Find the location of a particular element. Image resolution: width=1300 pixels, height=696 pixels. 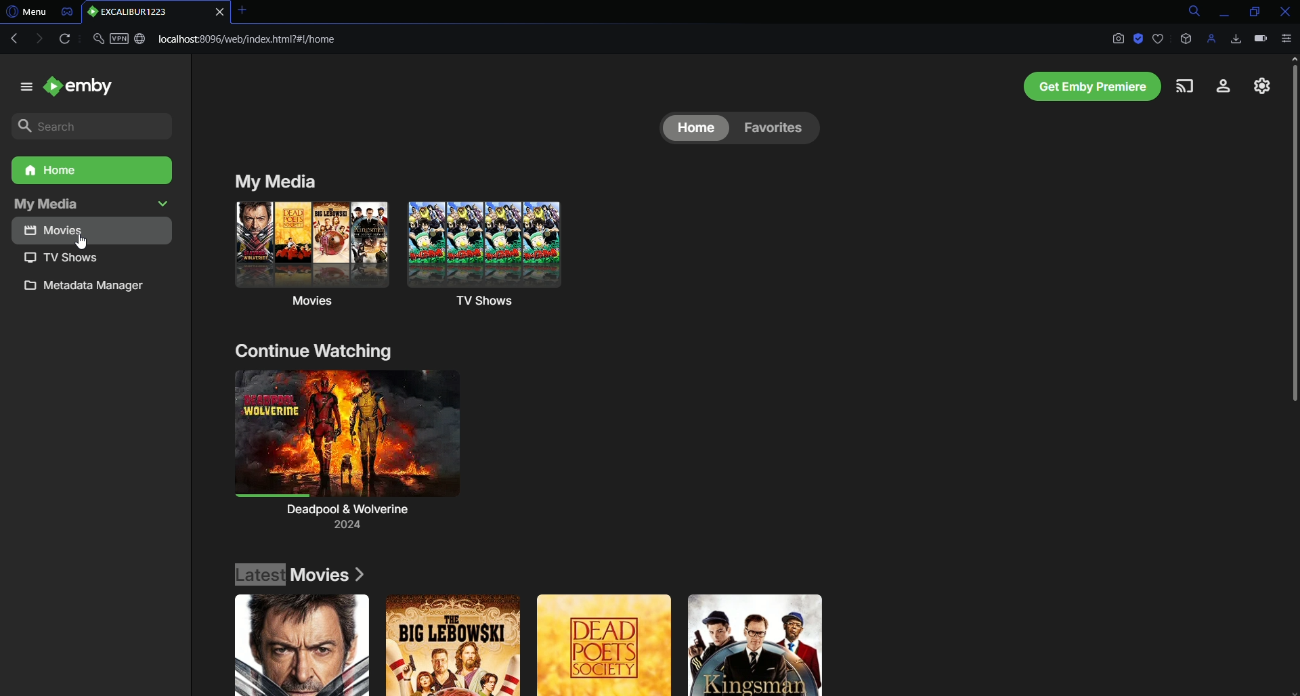

Downloads is located at coordinates (1238, 38).